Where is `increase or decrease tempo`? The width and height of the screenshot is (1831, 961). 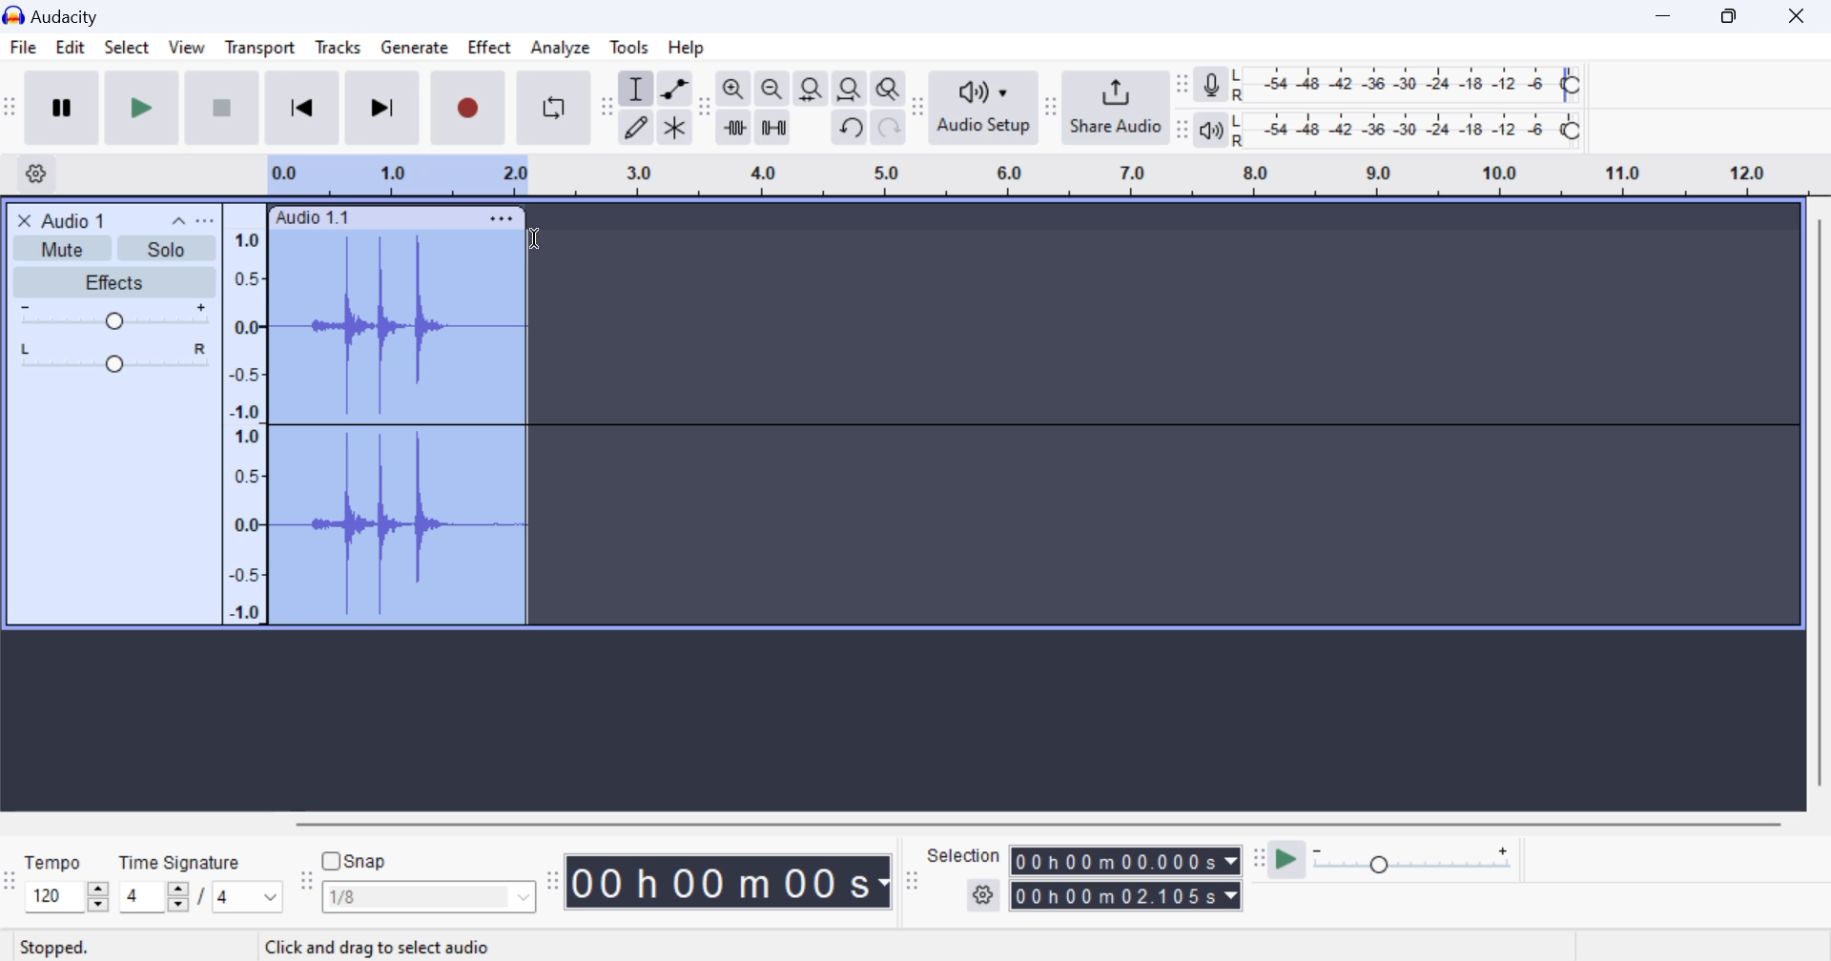 increase or decrease tempo is located at coordinates (66, 896).